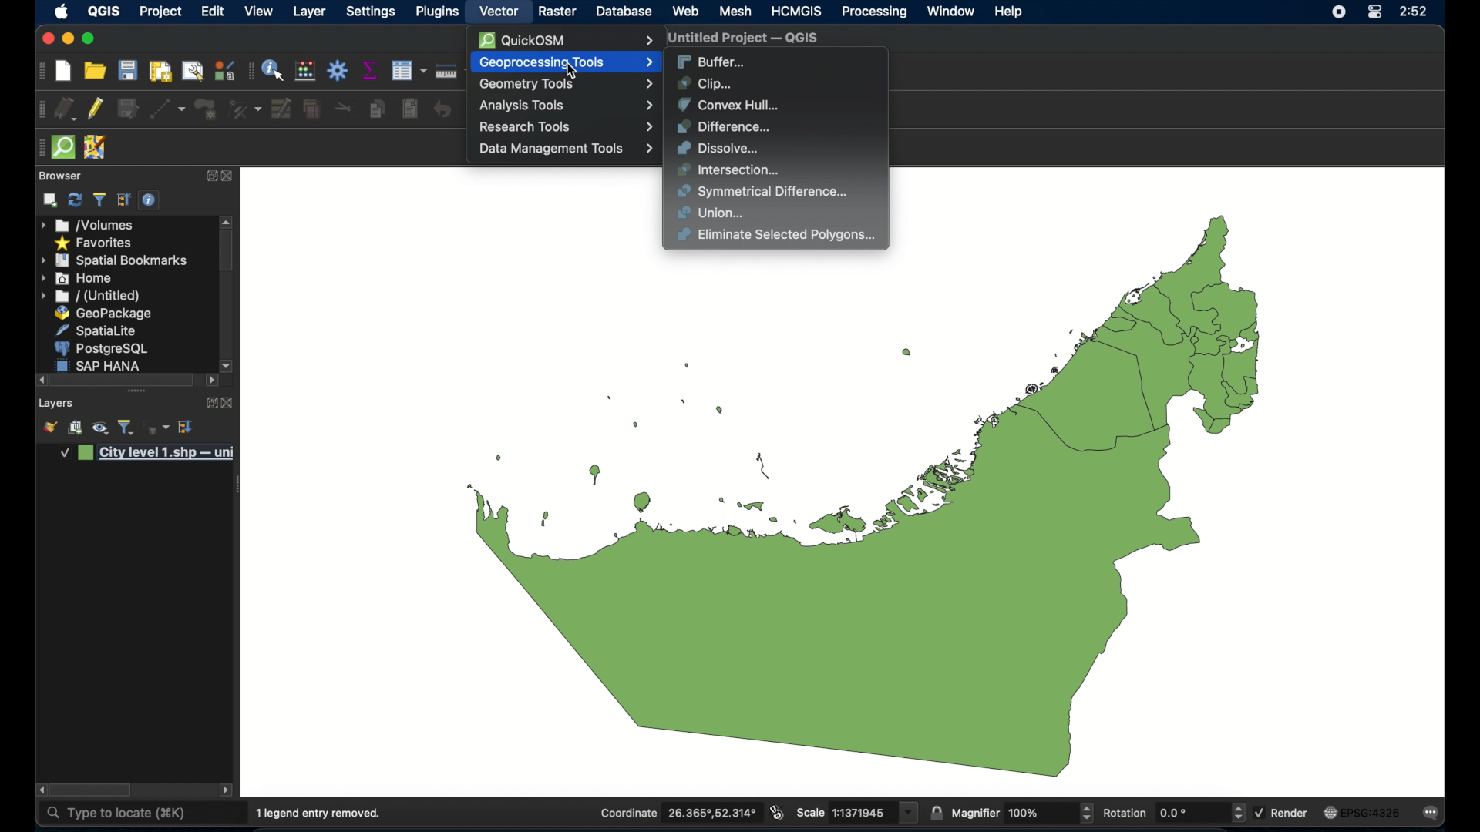 This screenshot has width=1480, height=832. What do you see at coordinates (937, 811) in the screenshot?
I see `lock scale` at bounding box center [937, 811].